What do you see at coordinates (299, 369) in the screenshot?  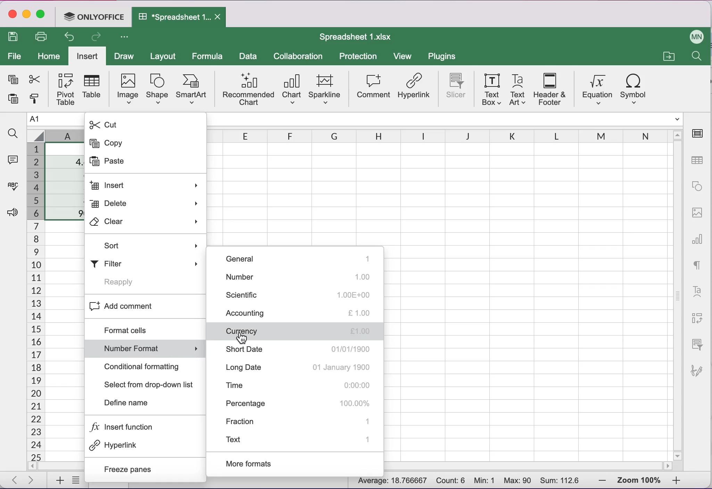 I see `long date` at bounding box center [299, 369].